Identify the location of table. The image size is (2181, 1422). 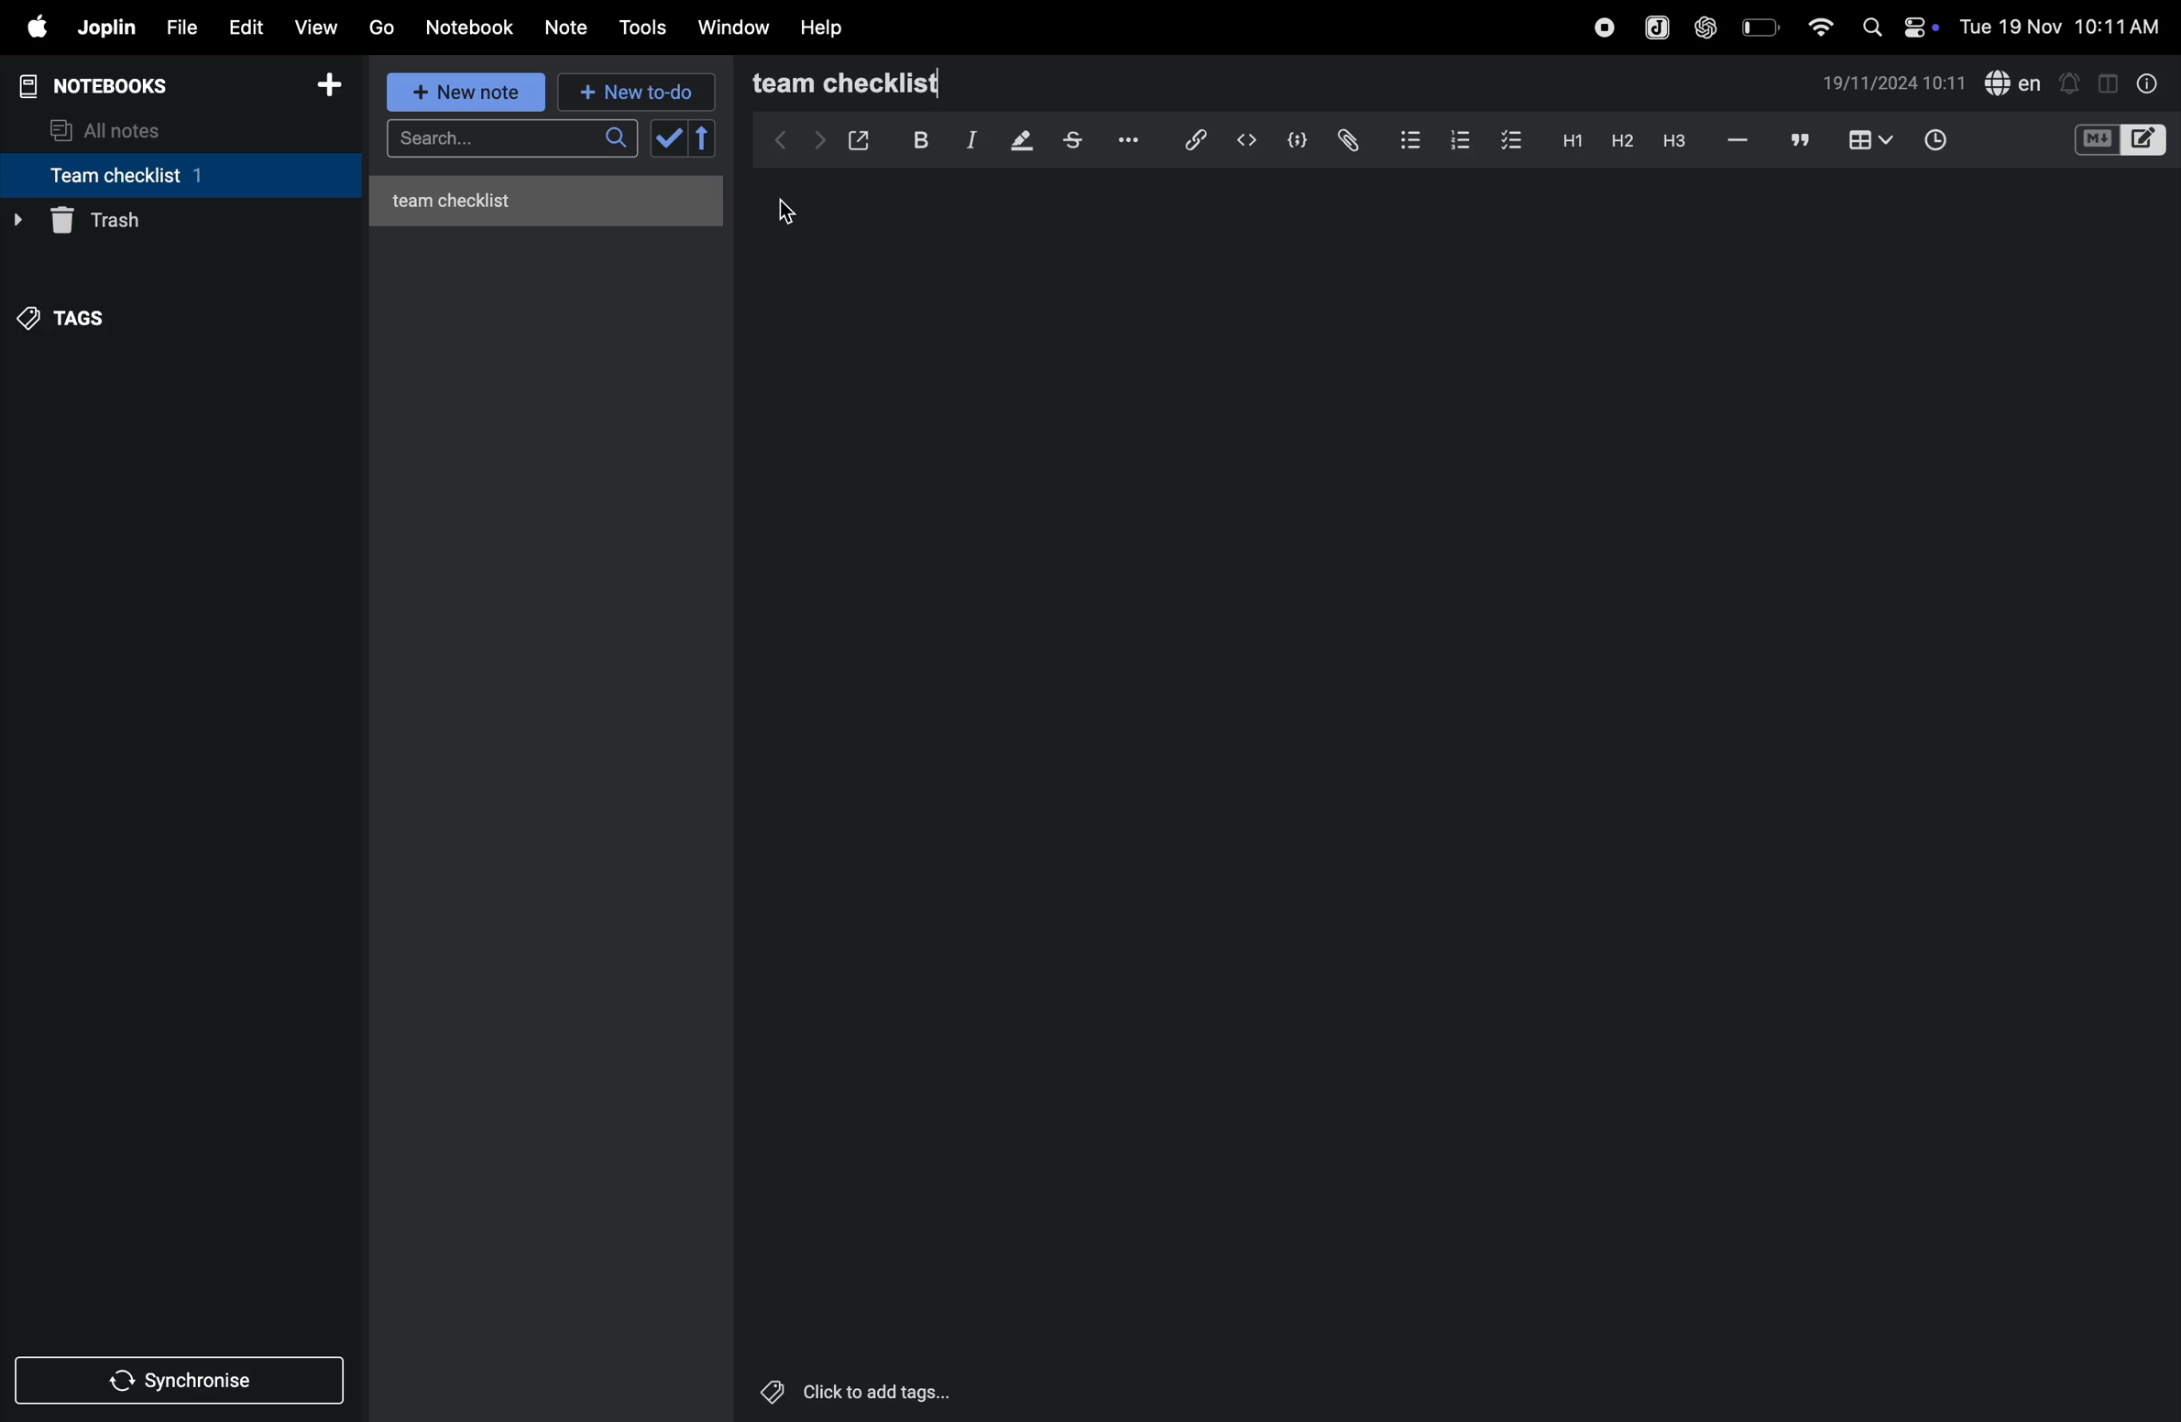
(1868, 139).